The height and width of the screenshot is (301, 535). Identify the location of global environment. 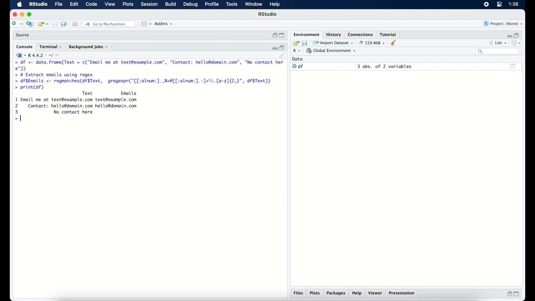
(332, 51).